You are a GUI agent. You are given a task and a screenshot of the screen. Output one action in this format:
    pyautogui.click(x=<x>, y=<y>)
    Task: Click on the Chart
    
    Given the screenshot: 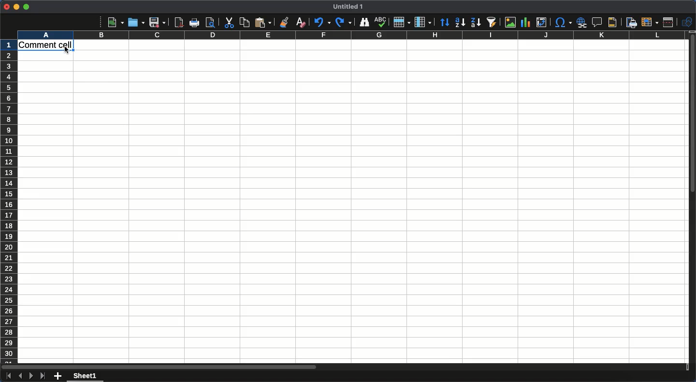 What is the action you would take?
    pyautogui.click(x=525, y=22)
    